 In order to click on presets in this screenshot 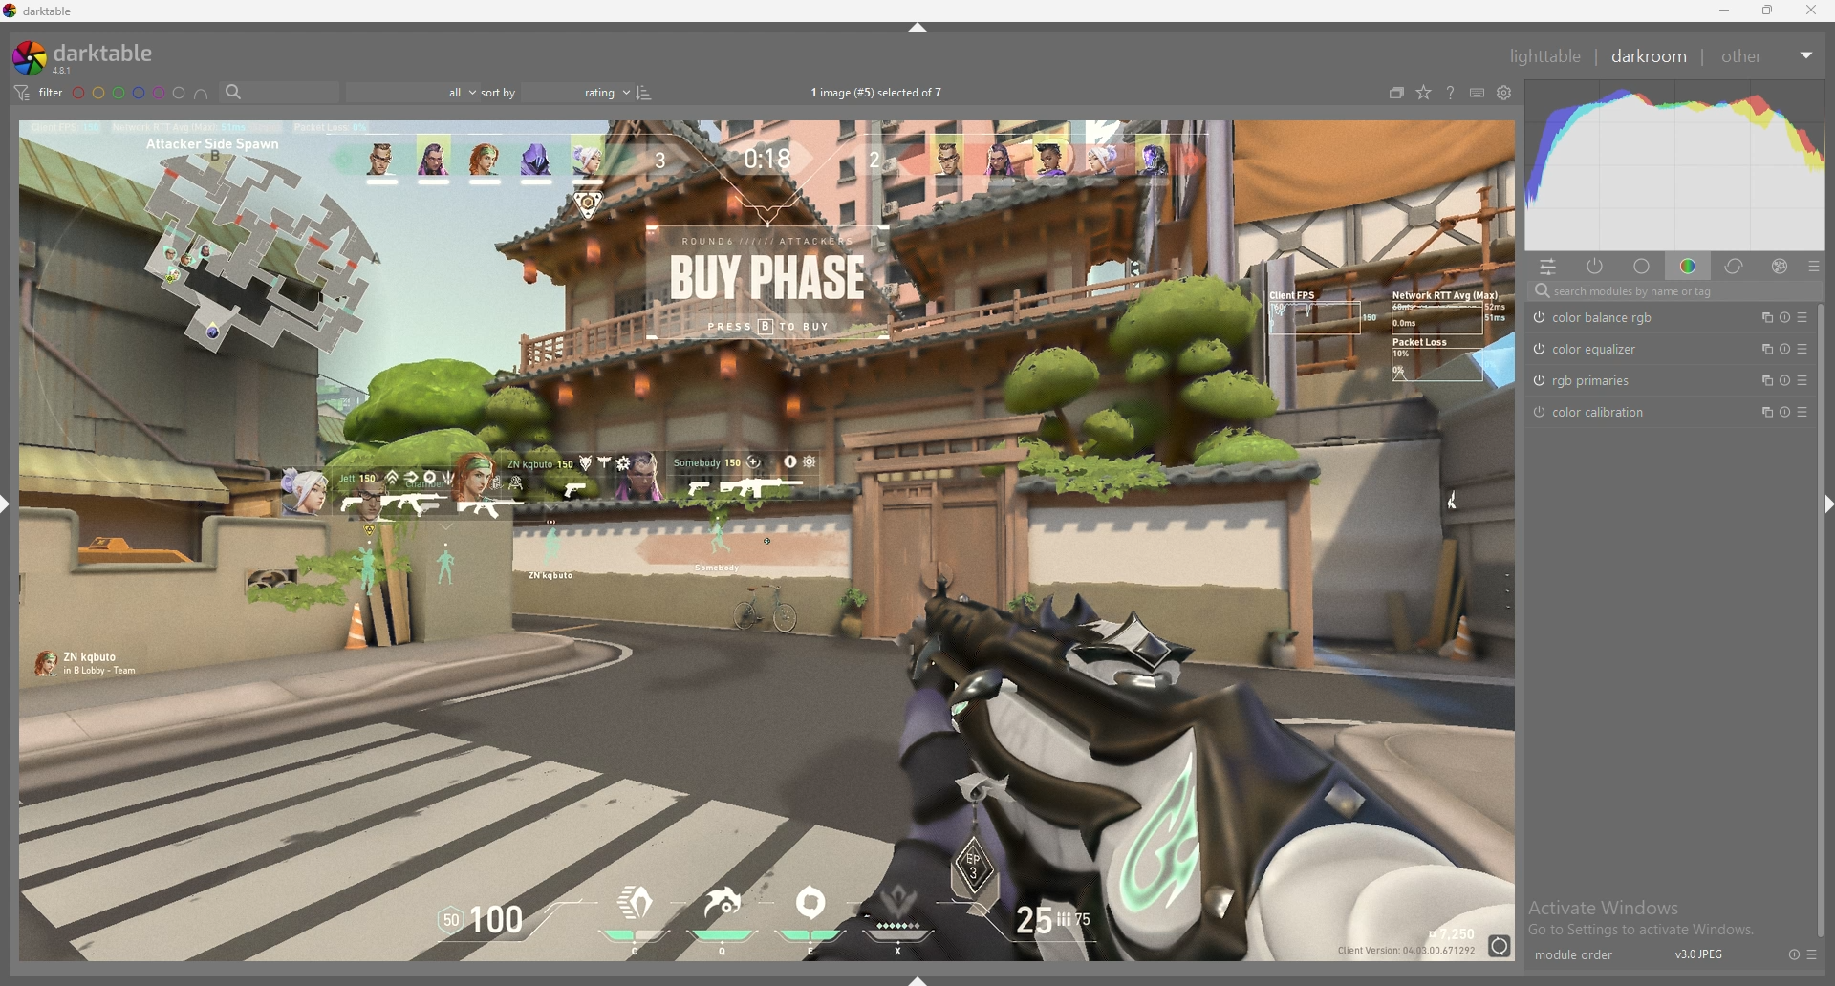, I will do `click(1813, 954)`.